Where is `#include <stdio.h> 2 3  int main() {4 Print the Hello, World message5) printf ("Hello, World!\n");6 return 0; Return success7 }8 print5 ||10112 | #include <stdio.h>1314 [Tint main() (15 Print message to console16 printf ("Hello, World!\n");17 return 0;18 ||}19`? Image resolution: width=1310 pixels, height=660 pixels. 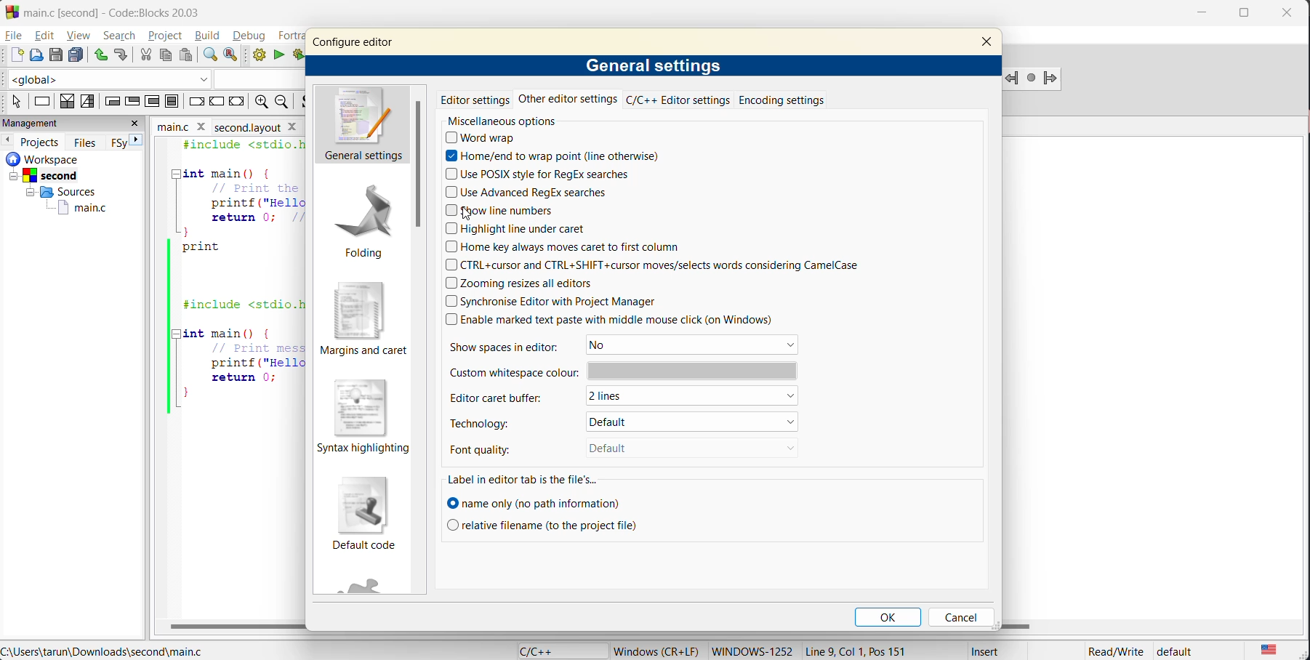
#include <stdio.h> 2 3  int main() {4 Print the Hello, World message5) printf ("Hello, World!\n");6 return 0; Return success7 }8 print5 ||10112 | #include <stdio.h>1314 [Tint main() (15 Print message to console16 printf ("Hello, World!\n");17 return 0;18 ||}19 is located at coordinates (239, 280).